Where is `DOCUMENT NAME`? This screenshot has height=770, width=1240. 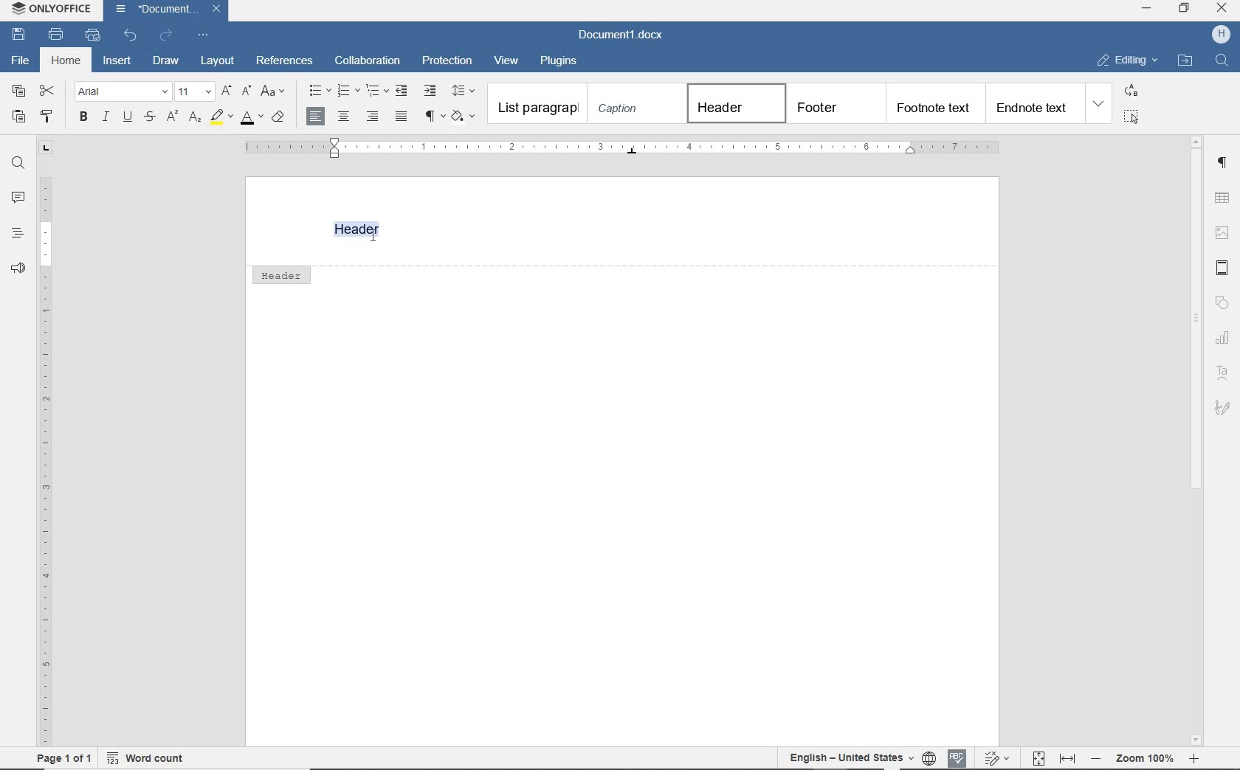 DOCUMENT NAME is located at coordinates (621, 36).